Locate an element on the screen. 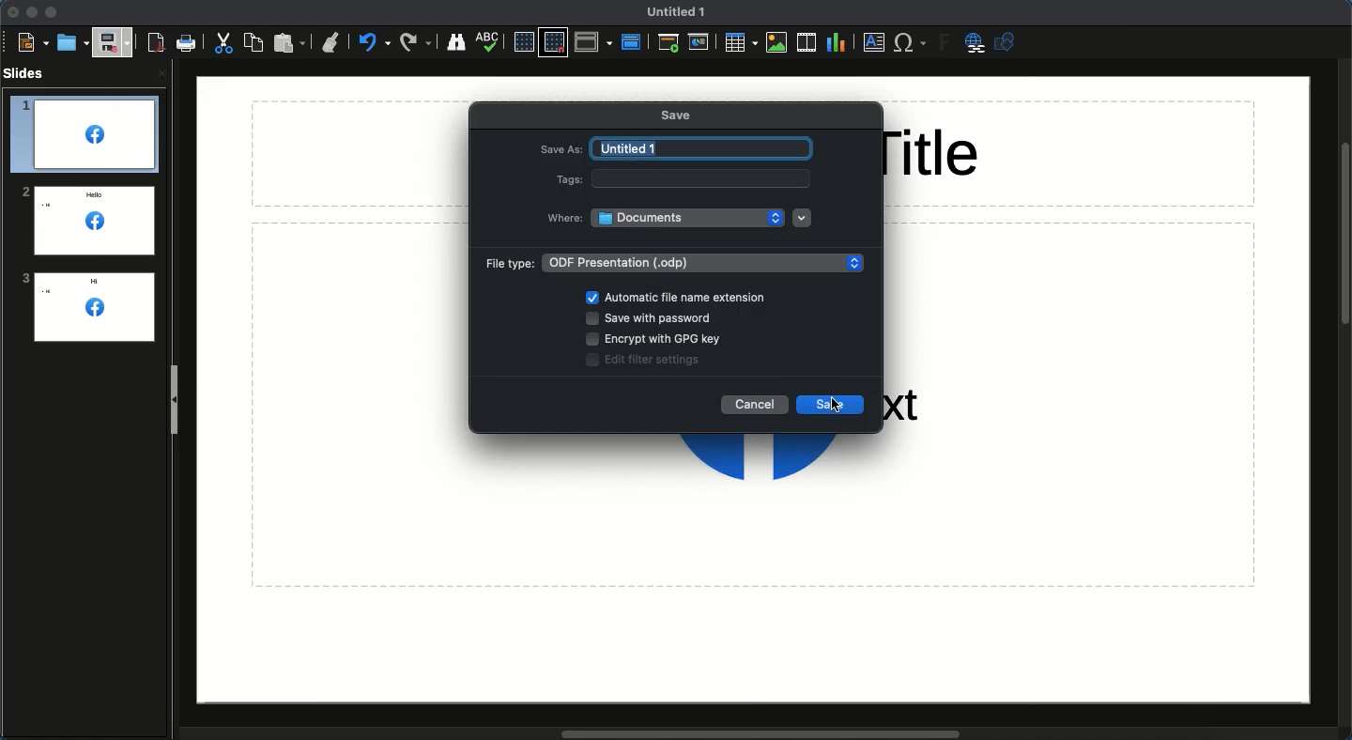  Master slide is located at coordinates (634, 38).